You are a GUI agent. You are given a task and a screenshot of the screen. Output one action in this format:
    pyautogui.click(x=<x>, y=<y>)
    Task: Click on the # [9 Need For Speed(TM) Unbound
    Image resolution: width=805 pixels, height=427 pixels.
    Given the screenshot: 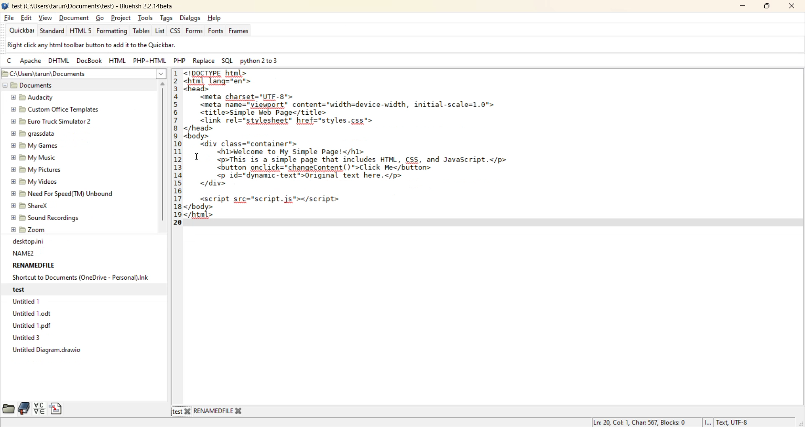 What is the action you would take?
    pyautogui.click(x=66, y=193)
    